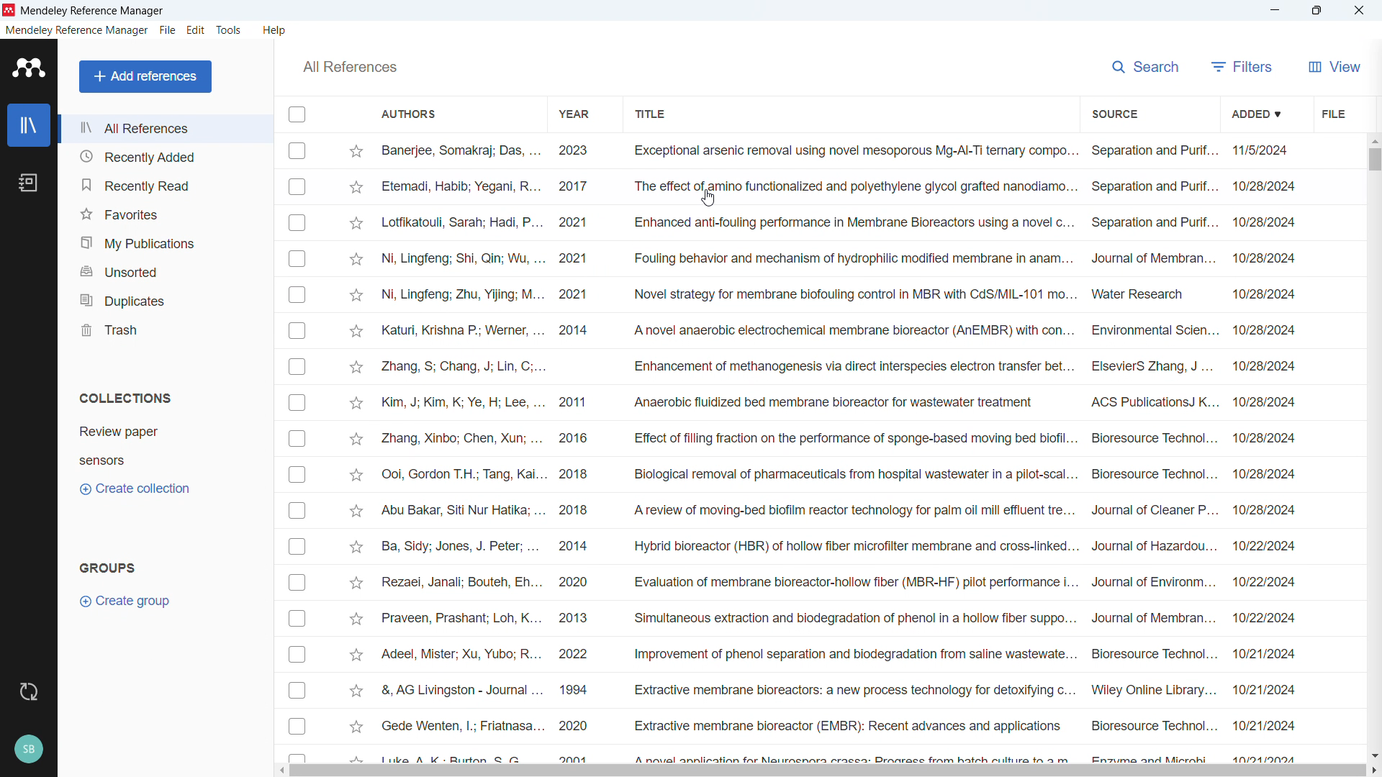  I want to click on Select individual entries , so click(299, 449).